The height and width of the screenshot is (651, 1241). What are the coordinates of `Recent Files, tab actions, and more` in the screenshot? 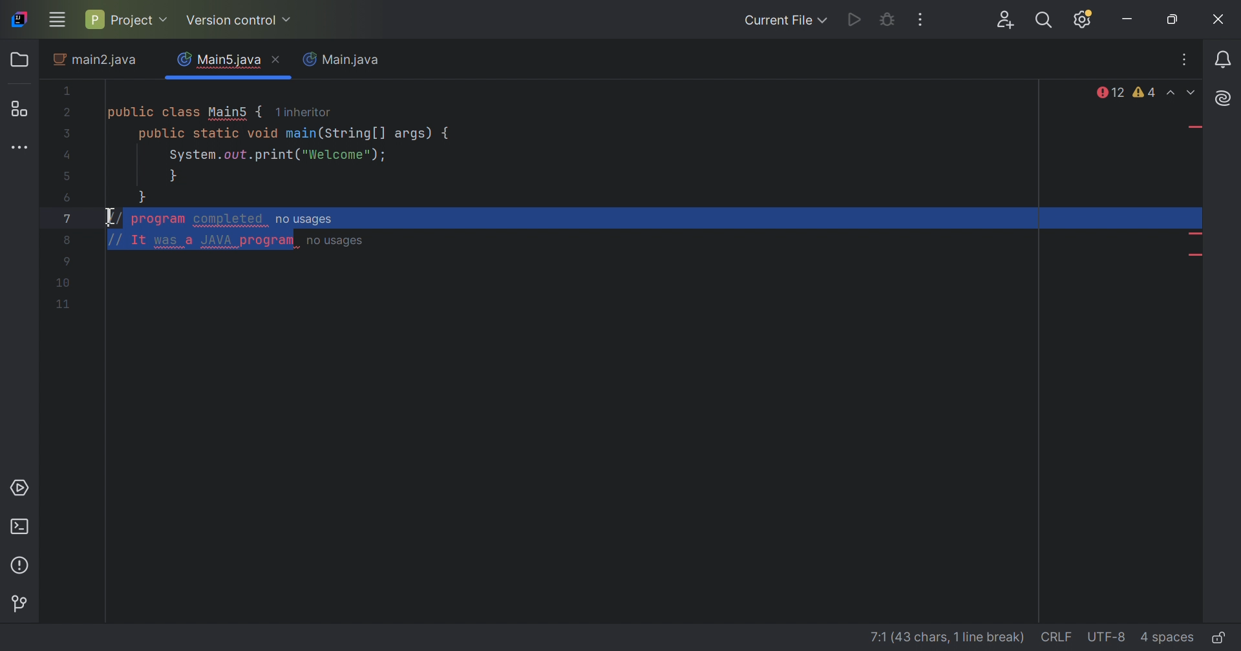 It's located at (1186, 59).